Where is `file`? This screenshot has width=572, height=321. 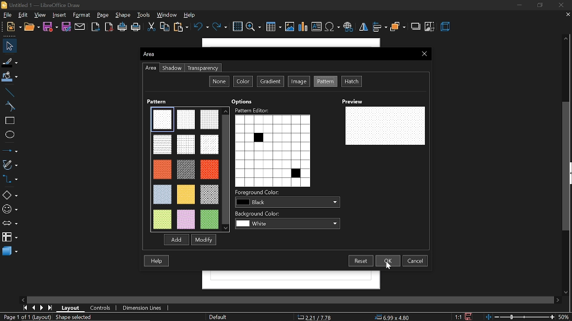 file is located at coordinates (7, 15).